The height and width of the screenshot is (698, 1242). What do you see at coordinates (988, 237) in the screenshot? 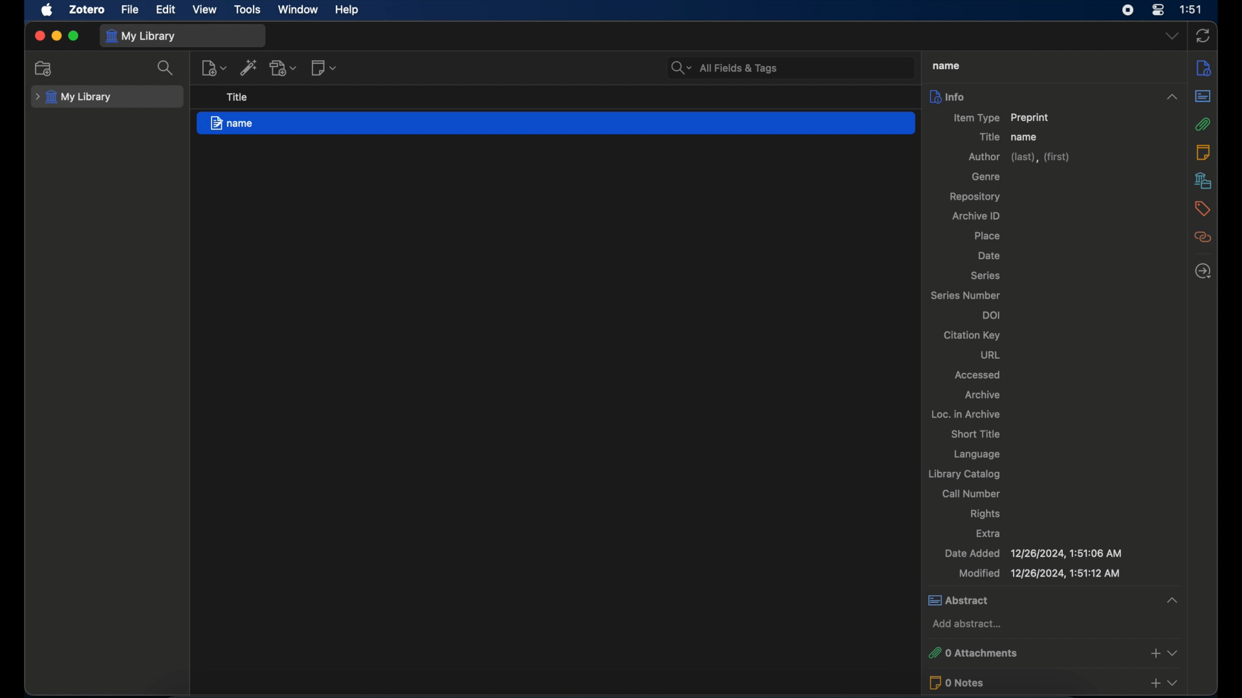
I see `palce` at bounding box center [988, 237].